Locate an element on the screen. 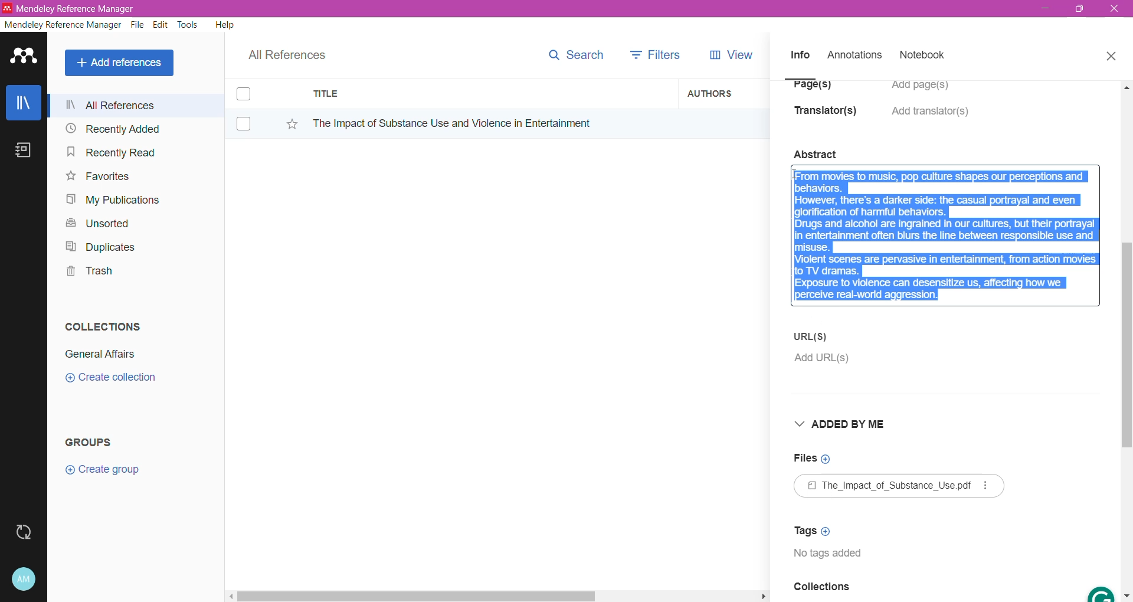 Image resolution: width=1133 pixels, height=602 pixels. Click to Add Files is located at coordinates (811, 459).